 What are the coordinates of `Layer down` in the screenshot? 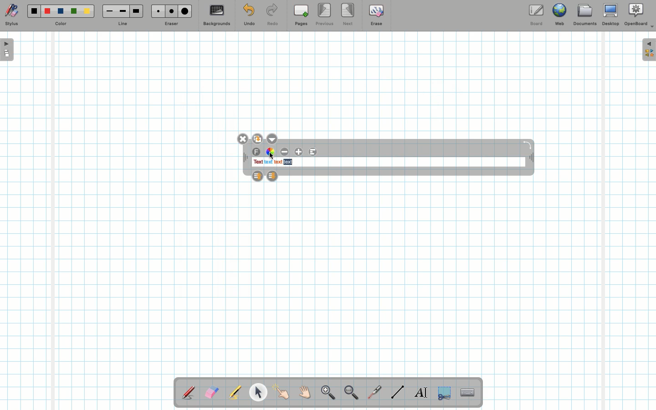 It's located at (273, 176).